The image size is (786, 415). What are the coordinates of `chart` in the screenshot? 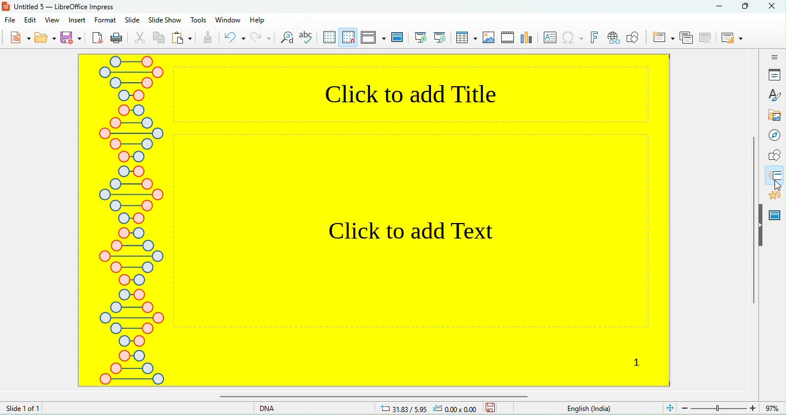 It's located at (526, 39).